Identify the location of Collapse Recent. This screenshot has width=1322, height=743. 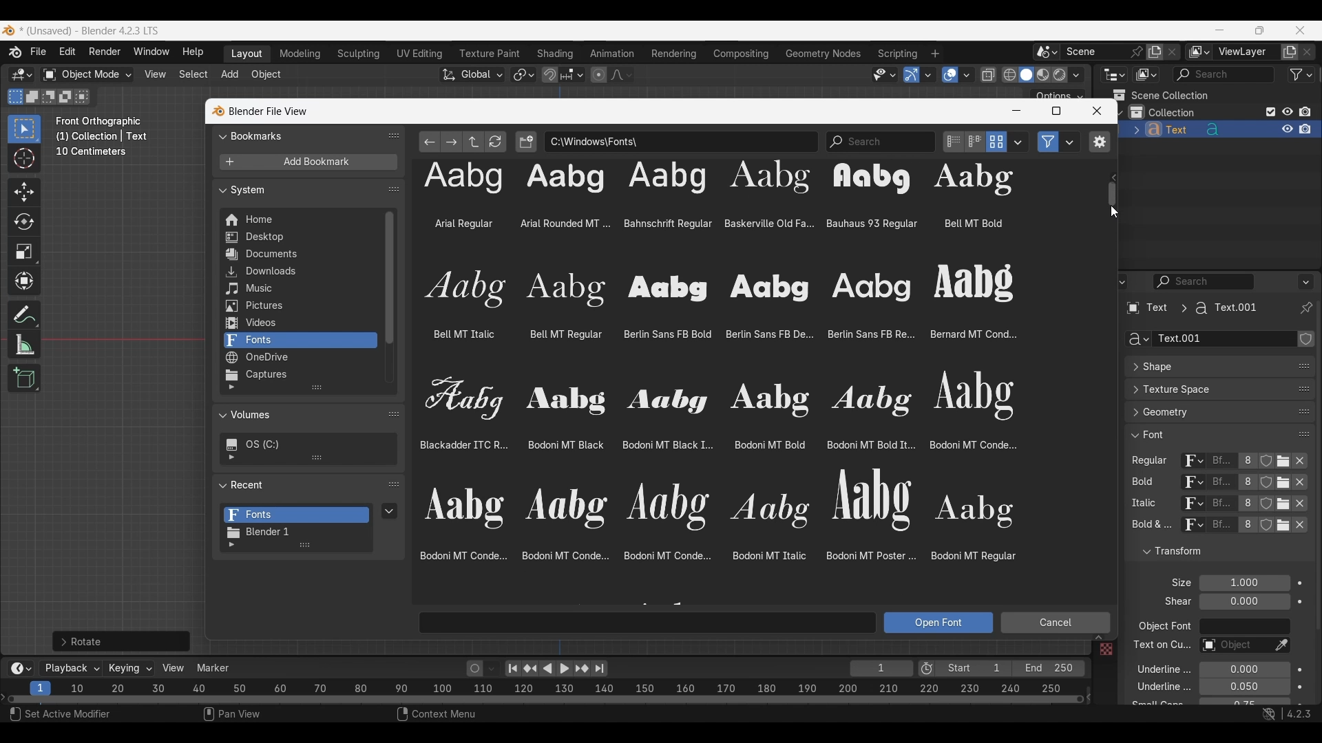
(298, 484).